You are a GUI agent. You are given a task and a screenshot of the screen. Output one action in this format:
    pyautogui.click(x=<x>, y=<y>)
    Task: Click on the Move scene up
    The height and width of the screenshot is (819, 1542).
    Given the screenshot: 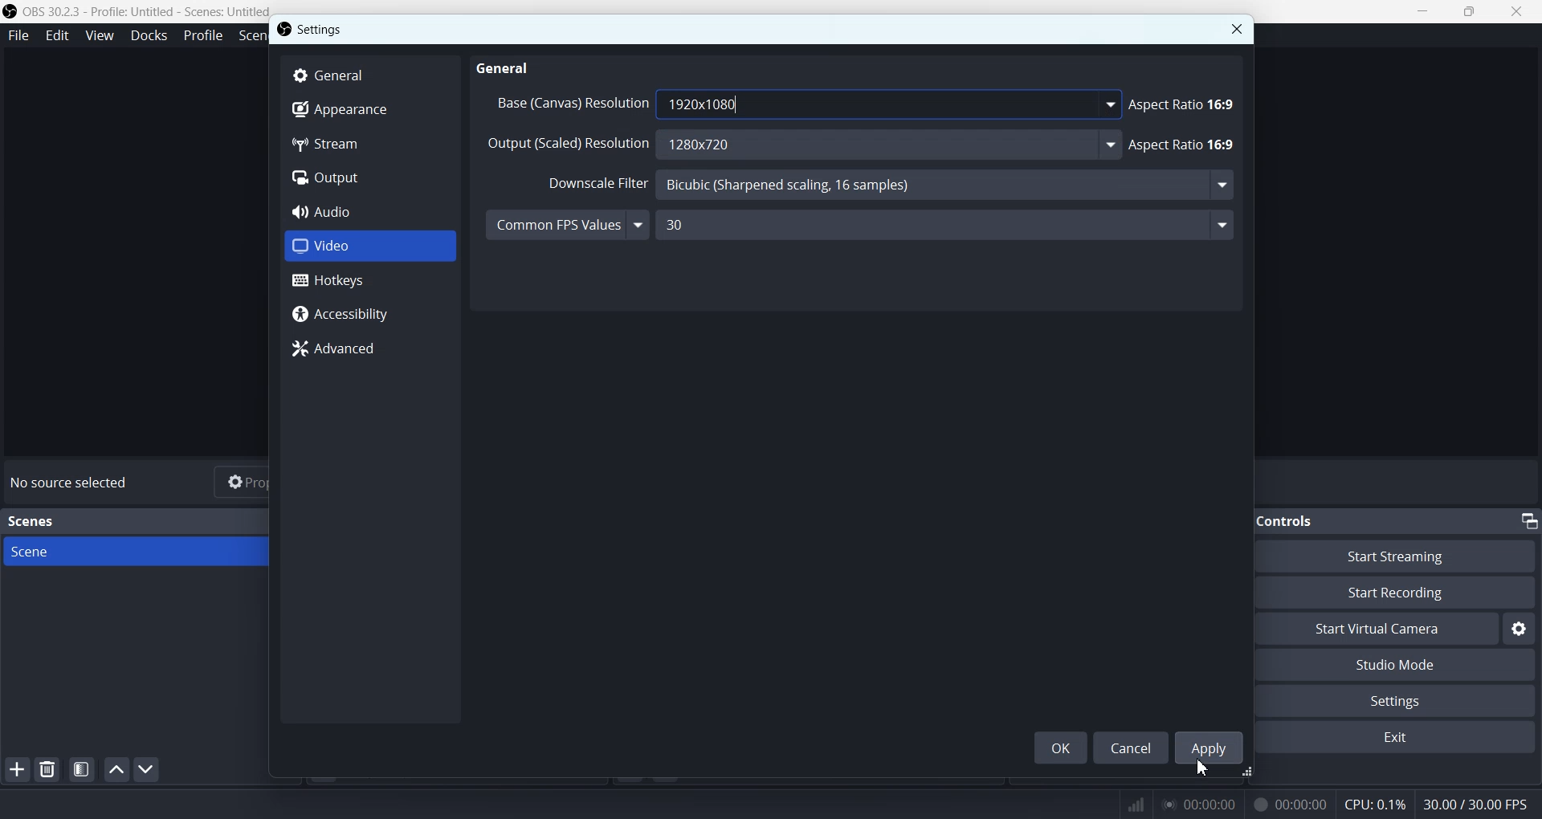 What is the action you would take?
    pyautogui.click(x=116, y=769)
    